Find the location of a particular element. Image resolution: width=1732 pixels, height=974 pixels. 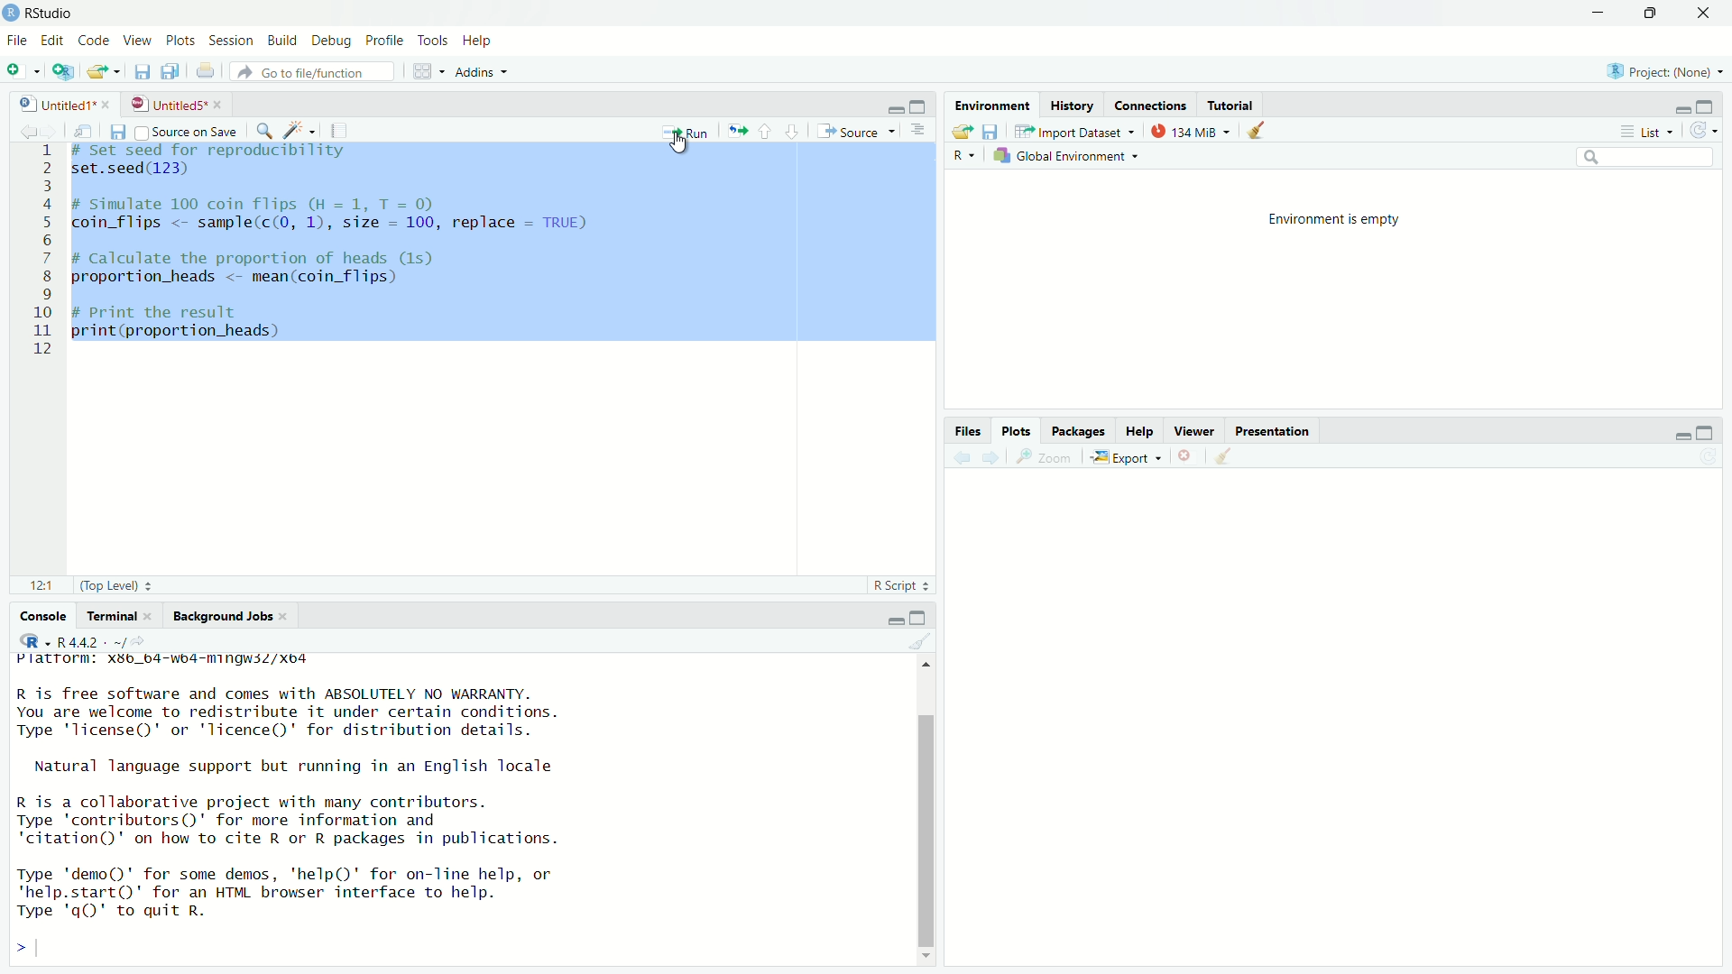

# Simulate 100 coin Ttihips (H=1, T = 0) is located at coordinates (280, 202).